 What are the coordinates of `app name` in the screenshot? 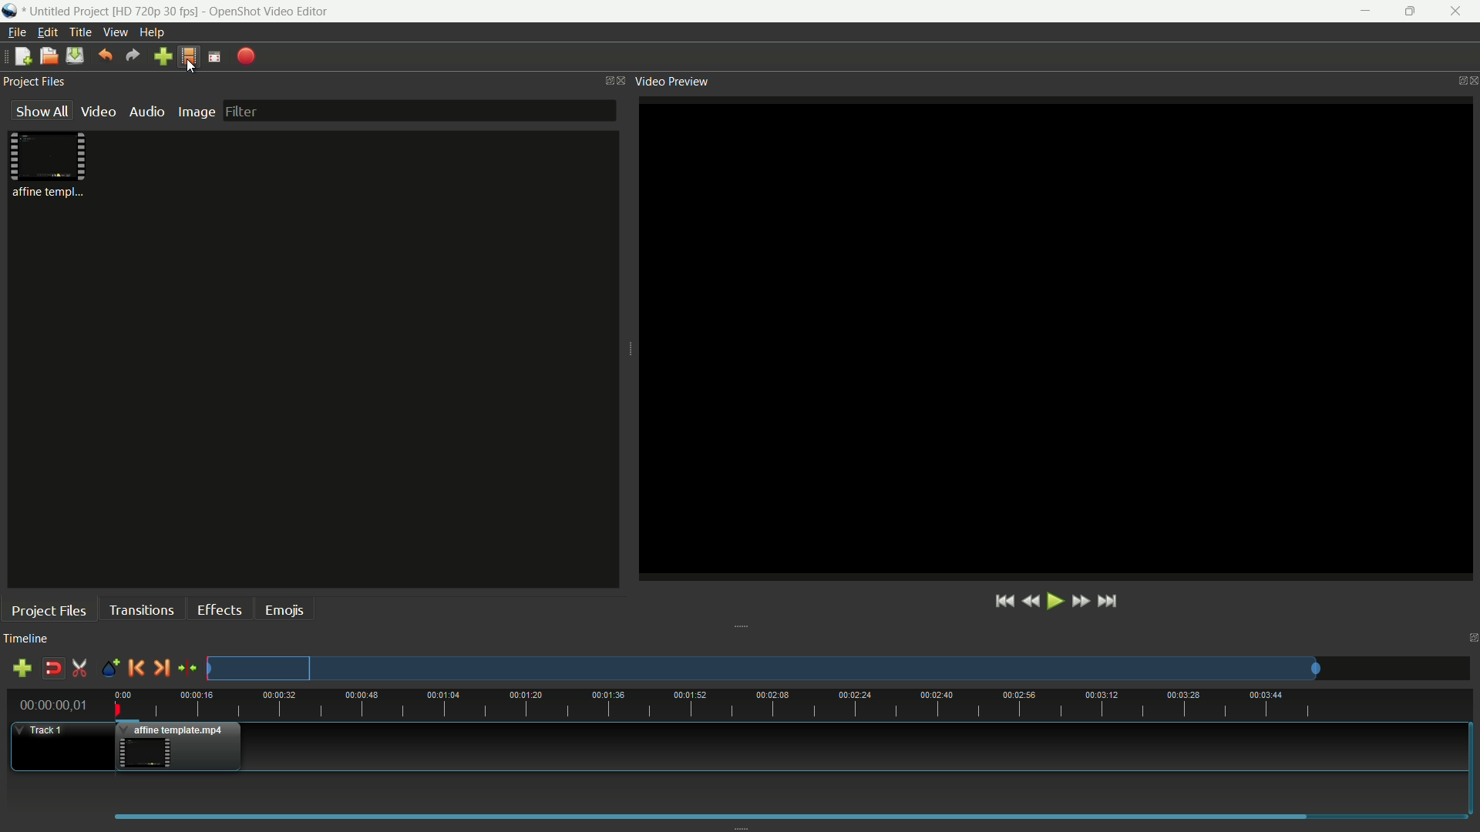 It's located at (267, 11).